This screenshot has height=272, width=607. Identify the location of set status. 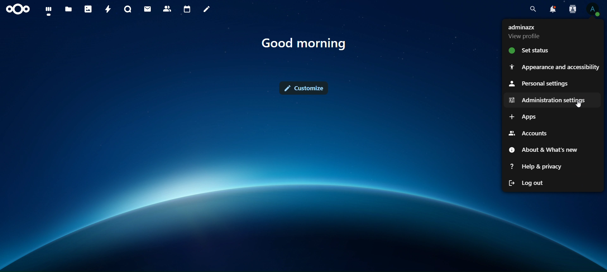
(534, 50).